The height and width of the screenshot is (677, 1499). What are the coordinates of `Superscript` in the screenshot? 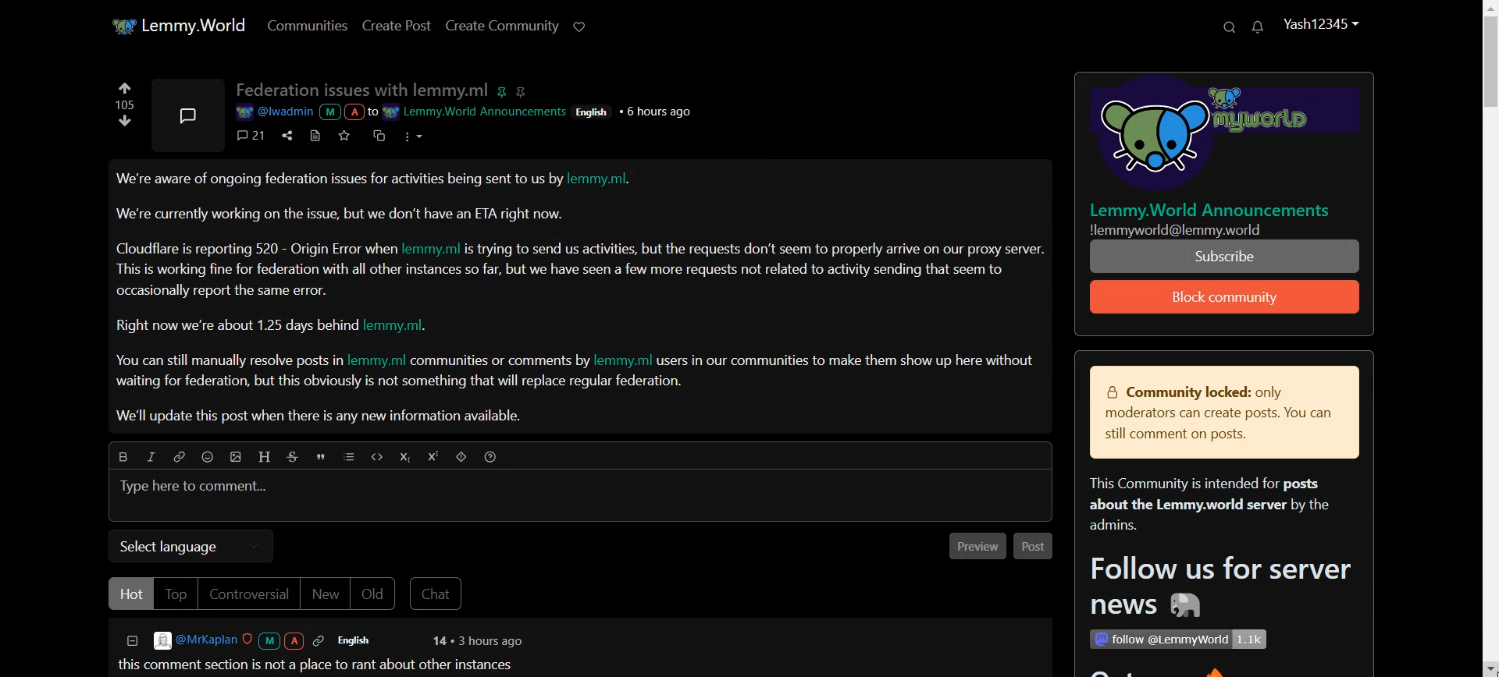 It's located at (432, 457).